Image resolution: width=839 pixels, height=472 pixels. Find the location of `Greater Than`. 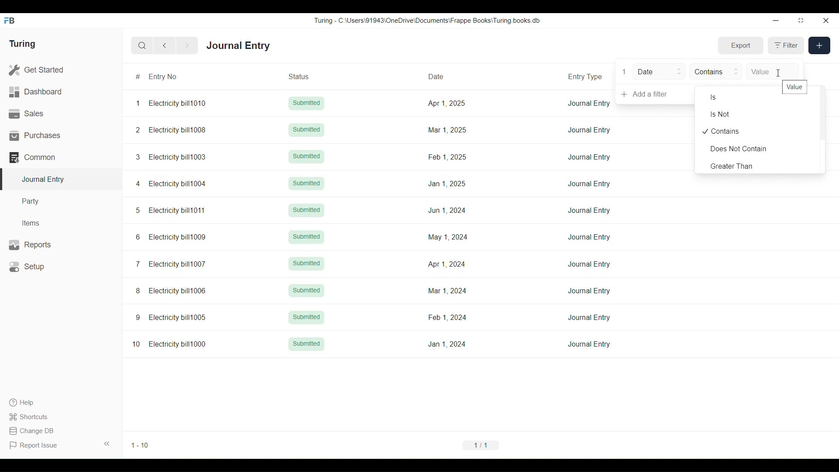

Greater Than is located at coordinates (757, 166).